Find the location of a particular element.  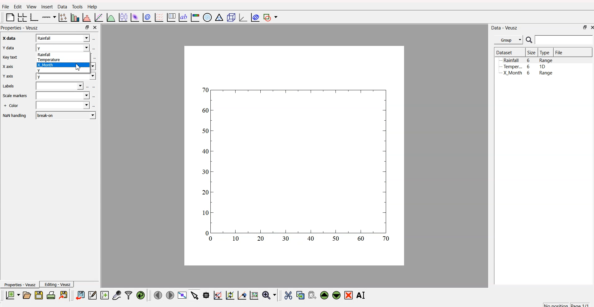

editor is located at coordinates (92, 294).